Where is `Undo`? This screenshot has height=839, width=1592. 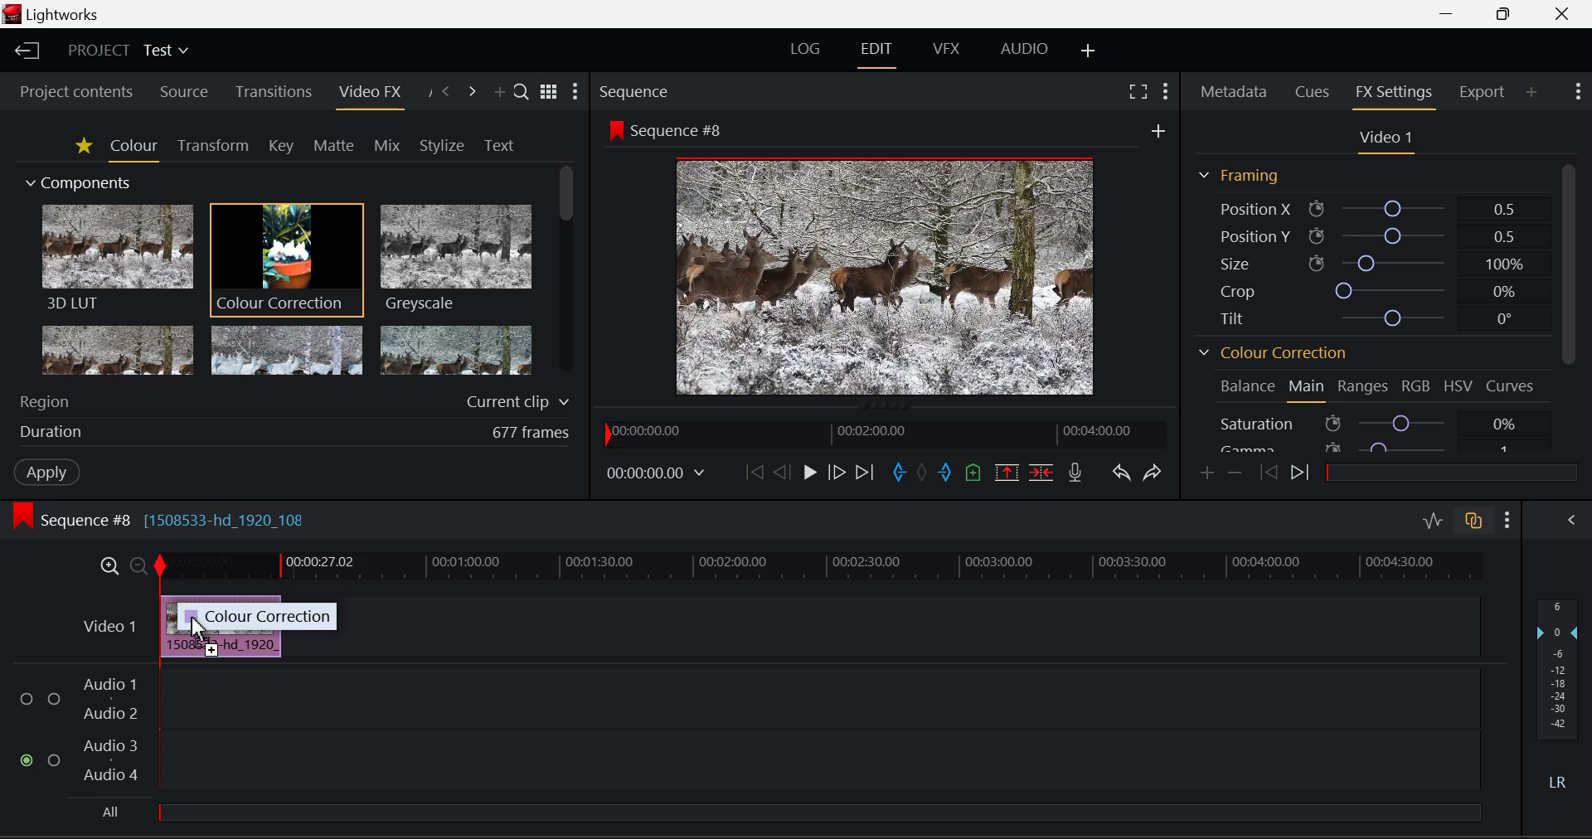
Undo is located at coordinates (1123, 474).